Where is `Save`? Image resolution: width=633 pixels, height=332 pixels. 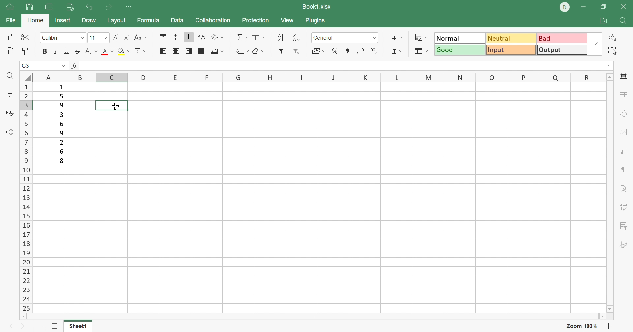 Save is located at coordinates (30, 7).